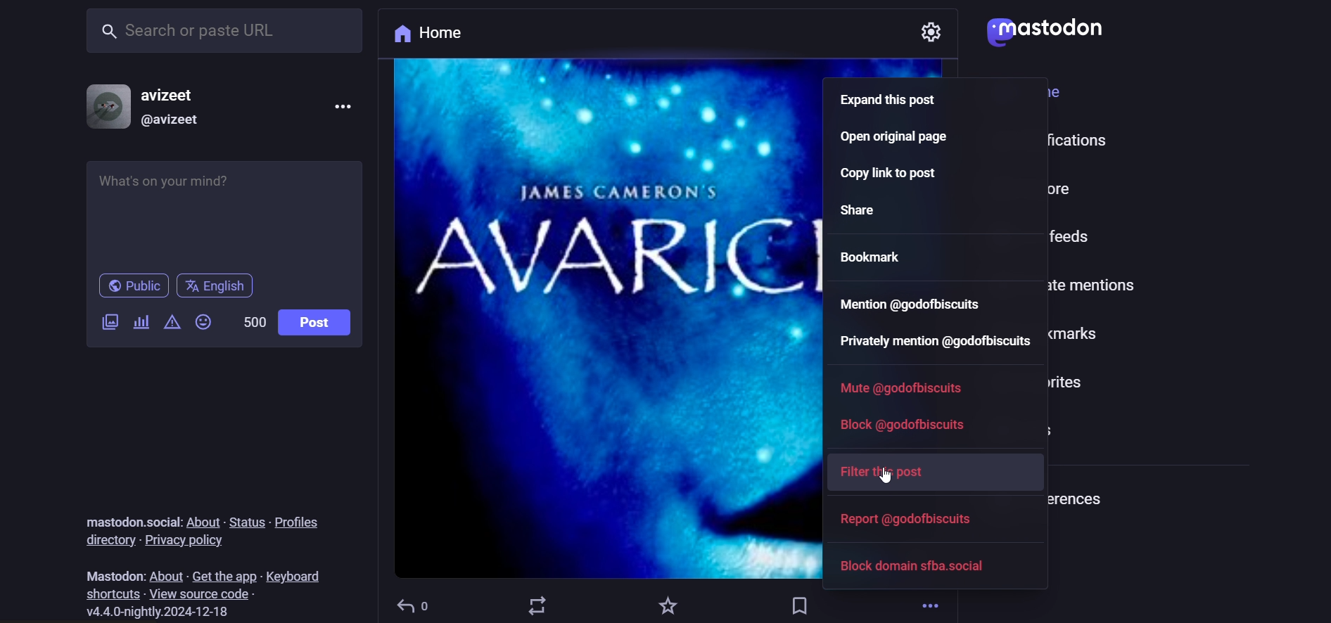 The height and width of the screenshot is (623, 1331). I want to click on mention, so click(906, 301).